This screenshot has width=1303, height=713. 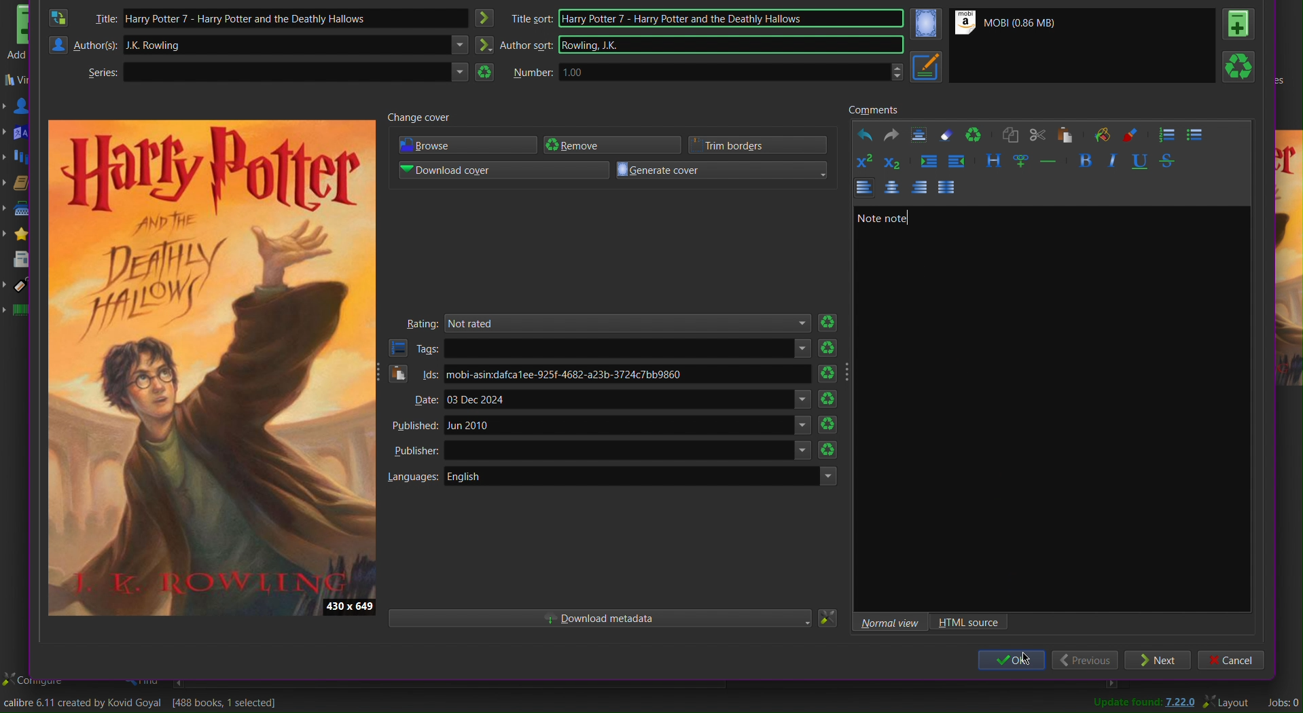 I want to click on Authors, so click(x=24, y=106).